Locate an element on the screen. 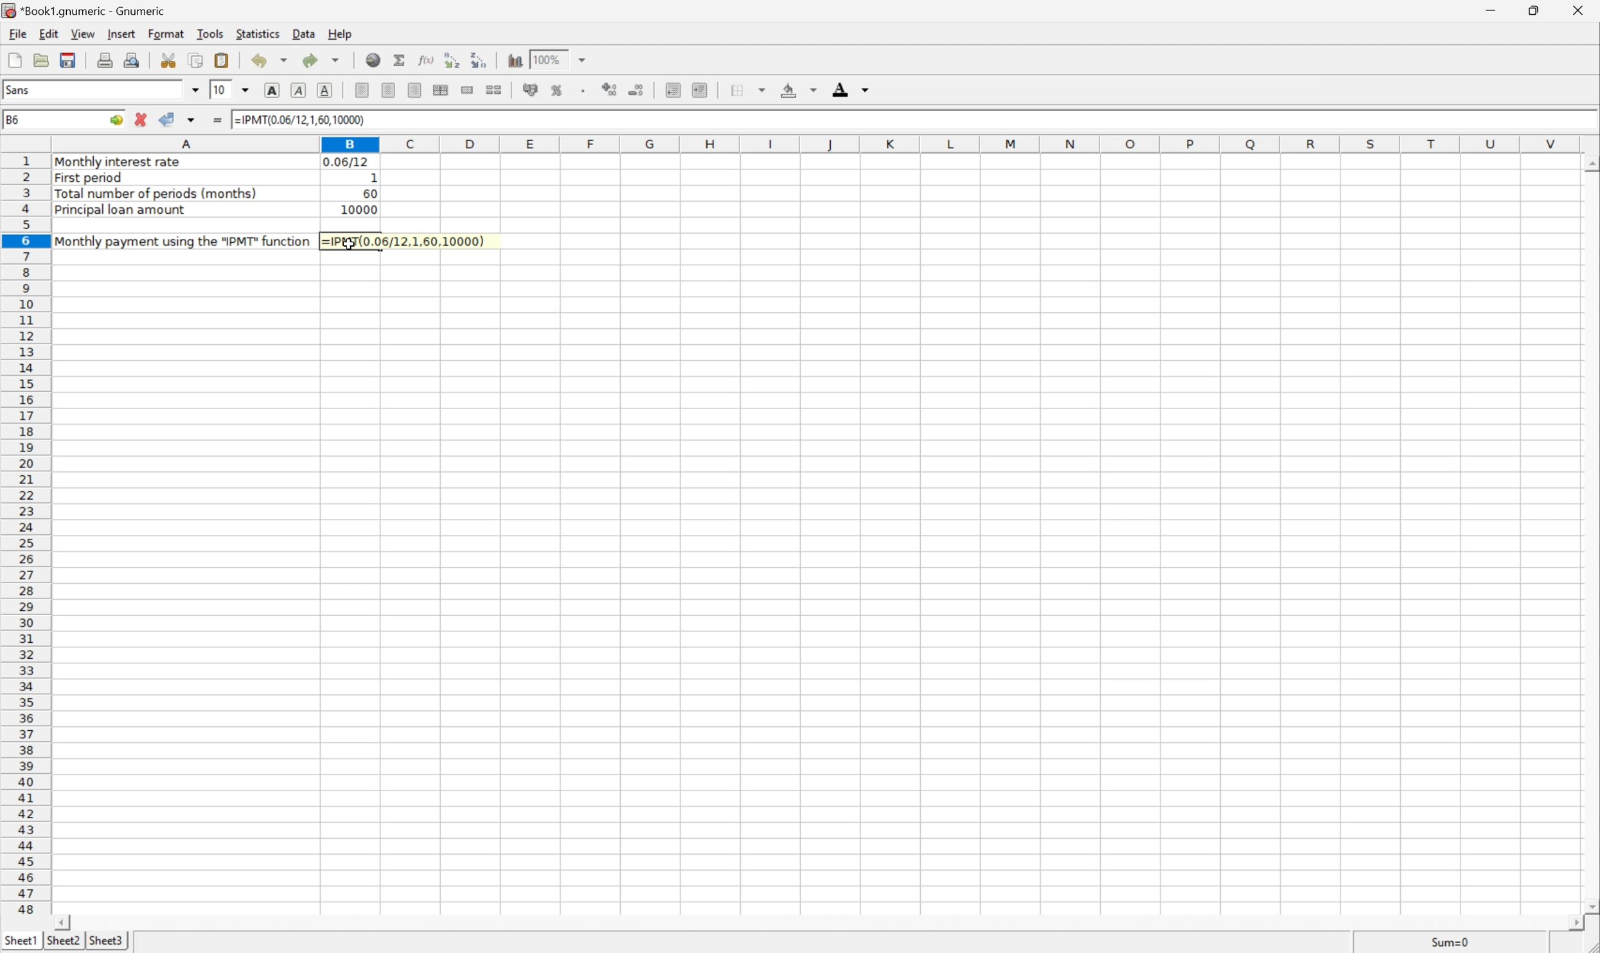 This screenshot has width=1600, height=953. Statistics is located at coordinates (257, 31).